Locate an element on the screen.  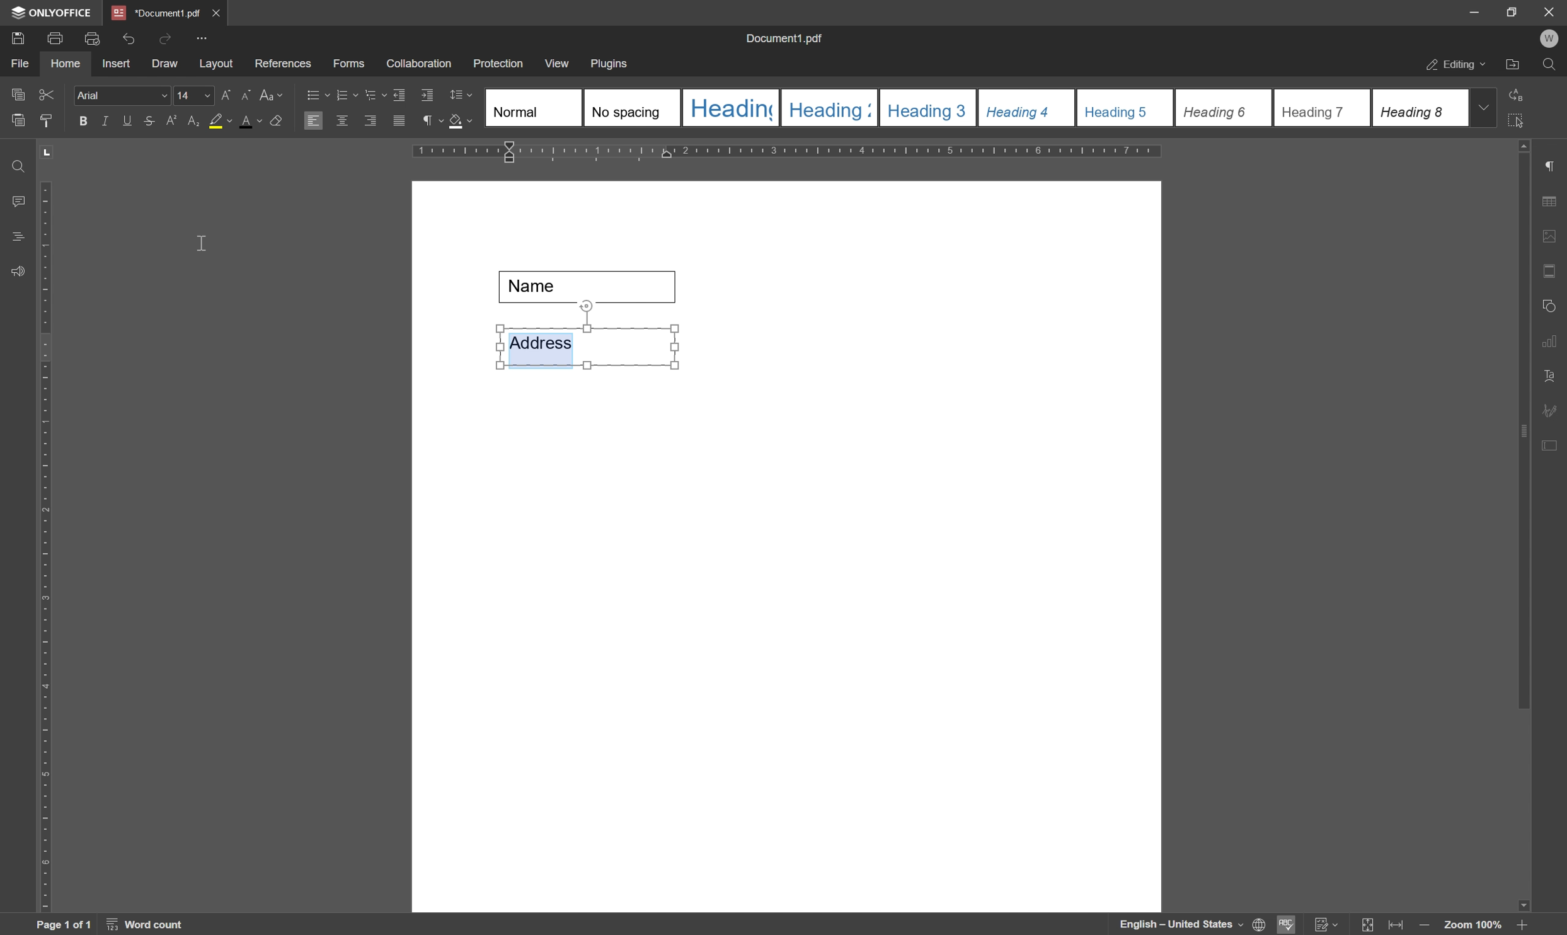
comments is located at coordinates (15, 202).